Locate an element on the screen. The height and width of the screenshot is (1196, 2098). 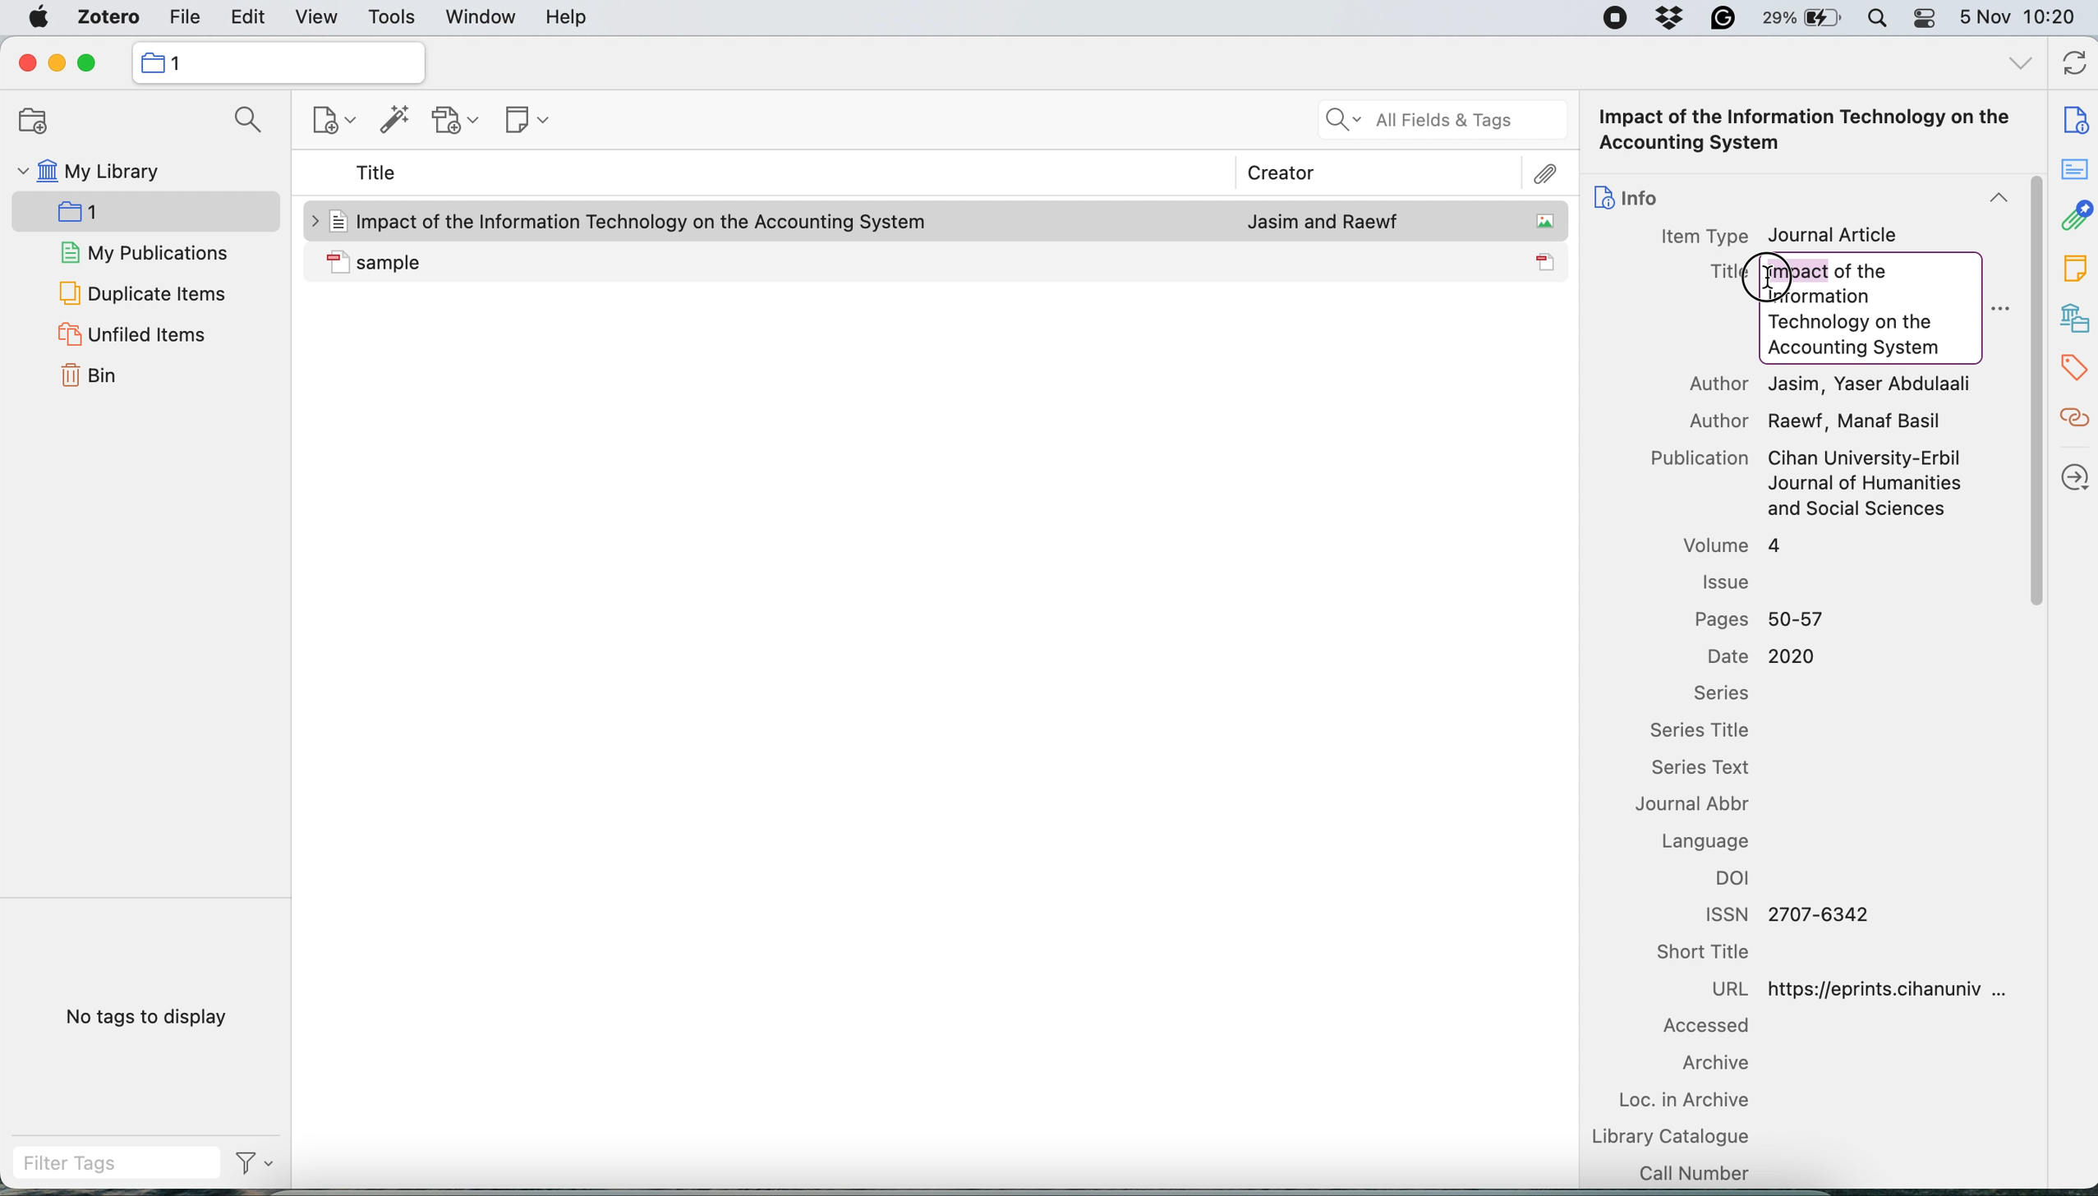
Impact of the Information Technology on the Accounting System is located at coordinates (1806, 131).